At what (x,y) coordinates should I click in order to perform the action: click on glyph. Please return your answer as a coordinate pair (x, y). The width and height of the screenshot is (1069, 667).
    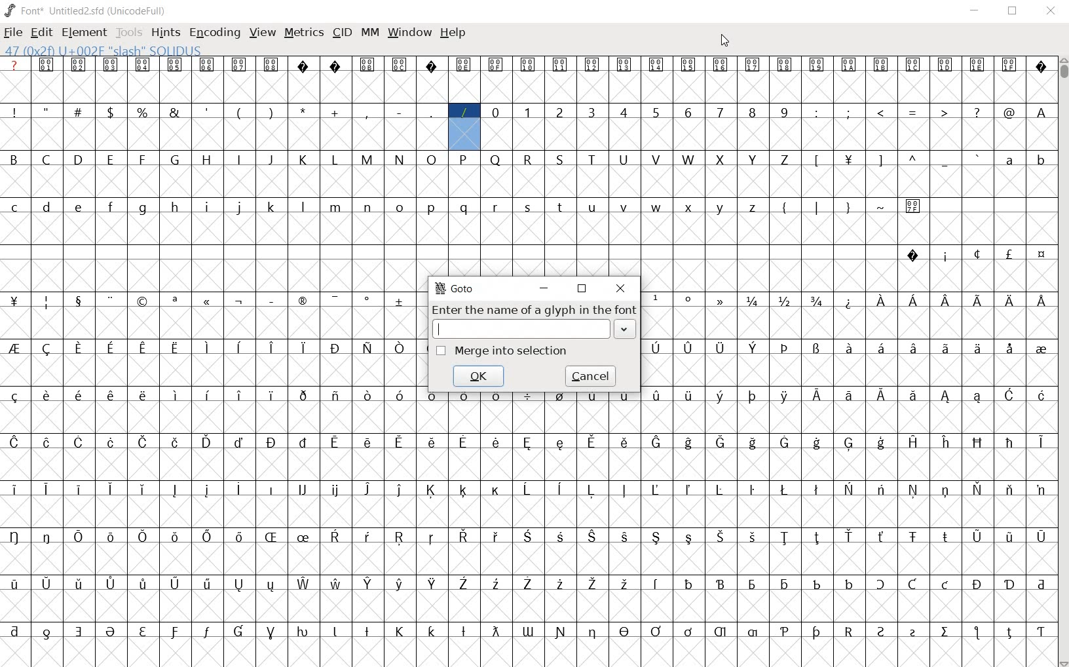
    Looking at the image, I should click on (47, 634).